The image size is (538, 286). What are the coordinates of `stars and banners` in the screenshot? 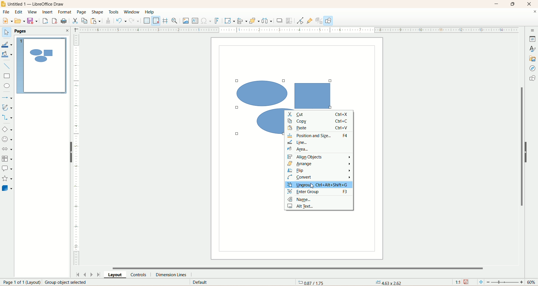 It's located at (7, 179).